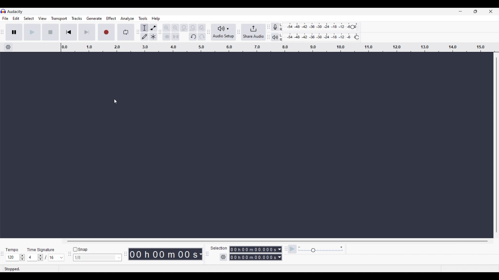 This screenshot has height=280, width=499. I want to click on Scale to measure audio length, so click(280, 47).